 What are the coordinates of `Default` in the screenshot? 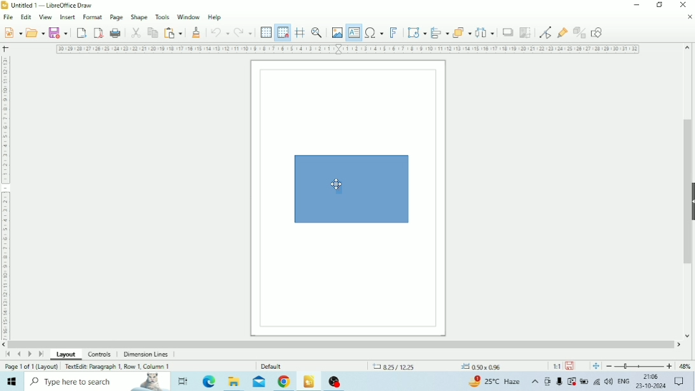 It's located at (272, 366).